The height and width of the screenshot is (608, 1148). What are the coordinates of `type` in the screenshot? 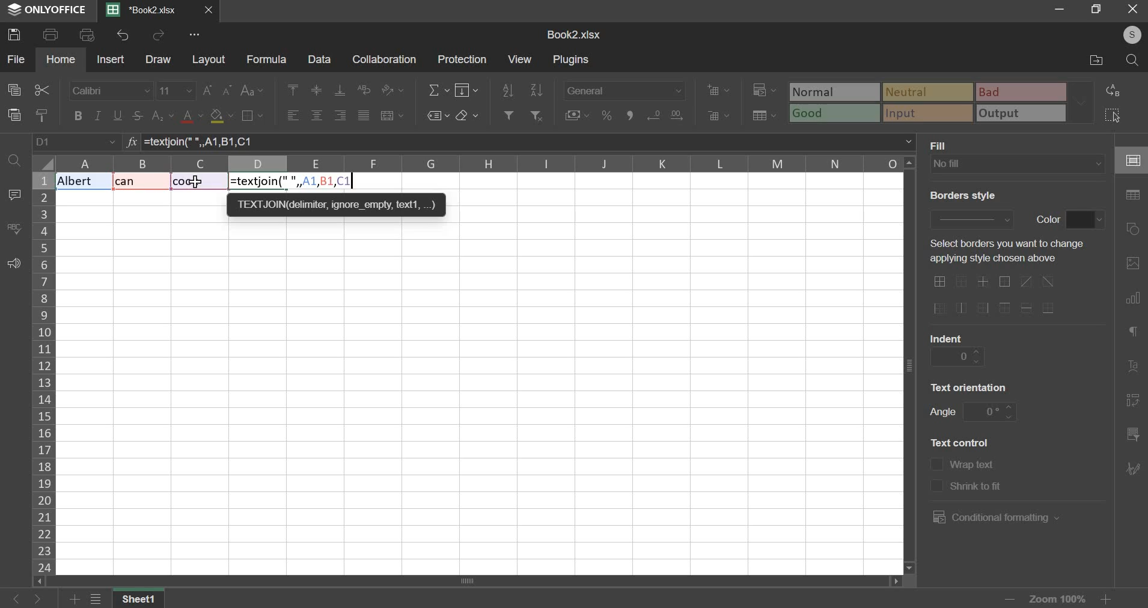 It's located at (942, 103).